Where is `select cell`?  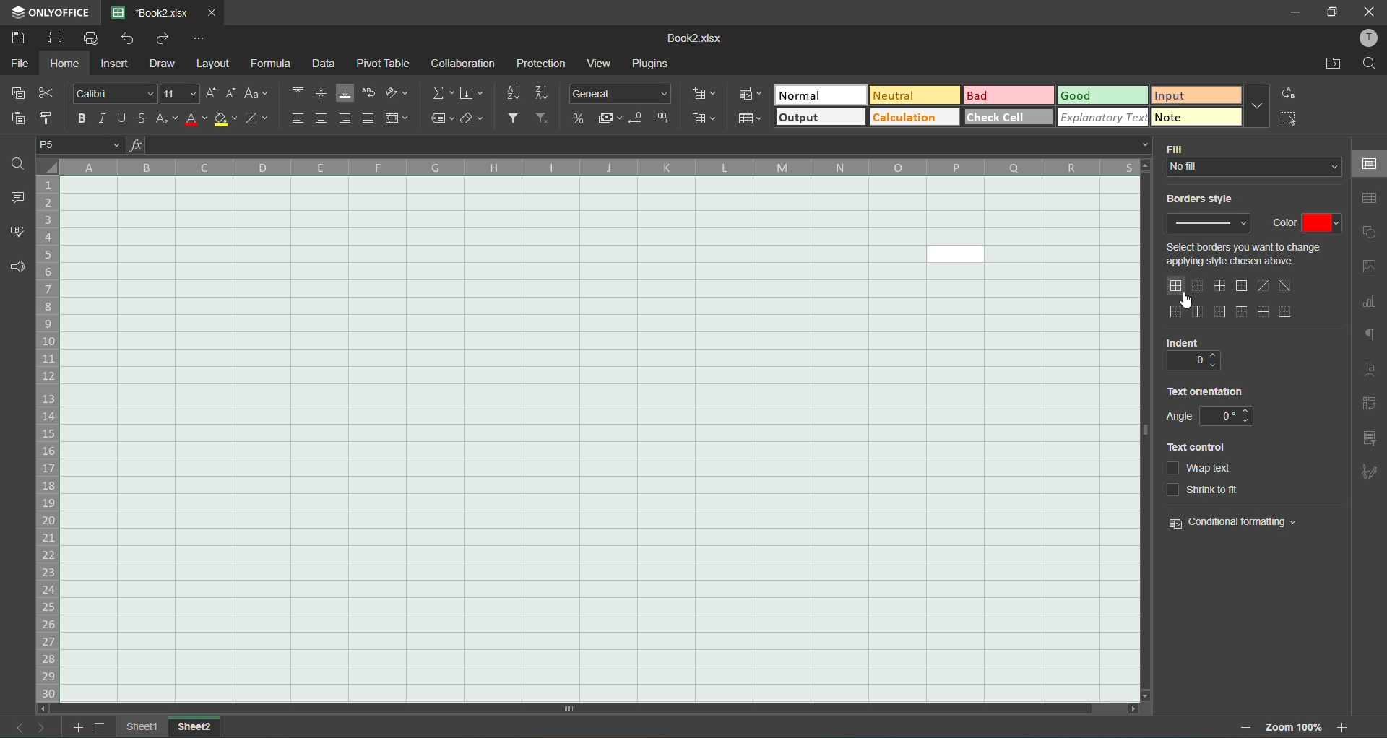 select cell is located at coordinates (1288, 122).